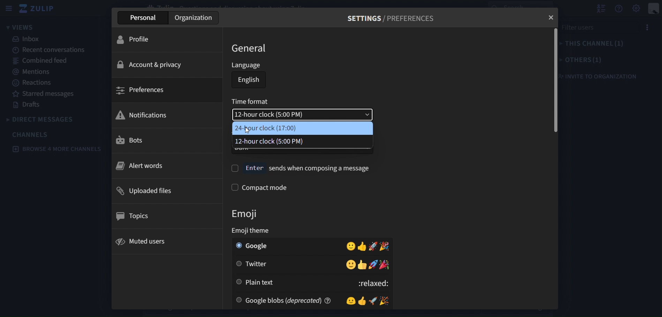 This screenshot has width=662, height=317. I want to click on cursor, so click(248, 129).